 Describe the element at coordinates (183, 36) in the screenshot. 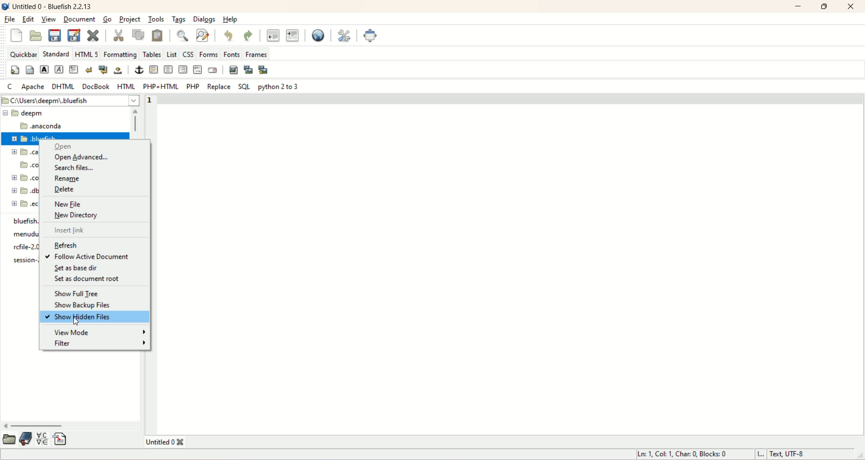

I see `show find bar` at that location.